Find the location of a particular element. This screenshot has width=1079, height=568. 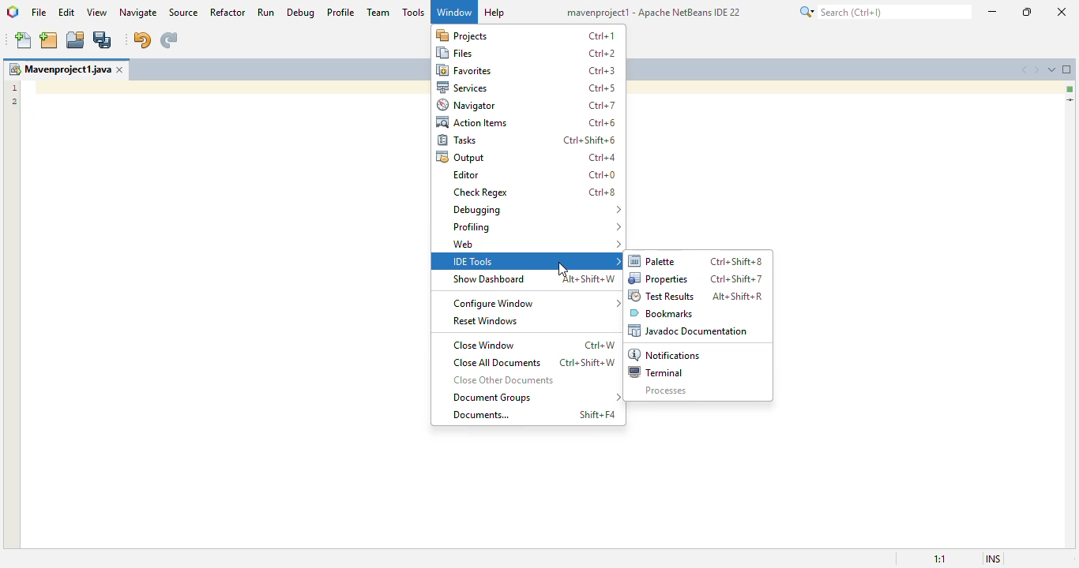

maximize is located at coordinates (1027, 12).